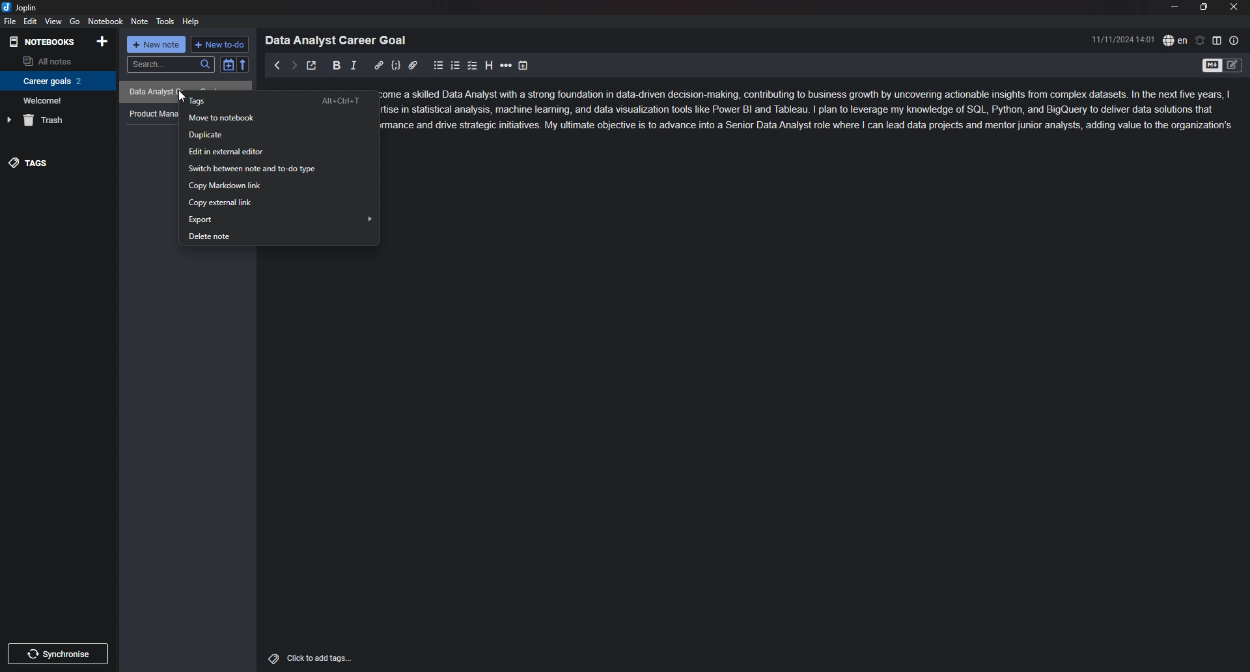  What do you see at coordinates (104, 41) in the screenshot?
I see `add notebook` at bounding box center [104, 41].